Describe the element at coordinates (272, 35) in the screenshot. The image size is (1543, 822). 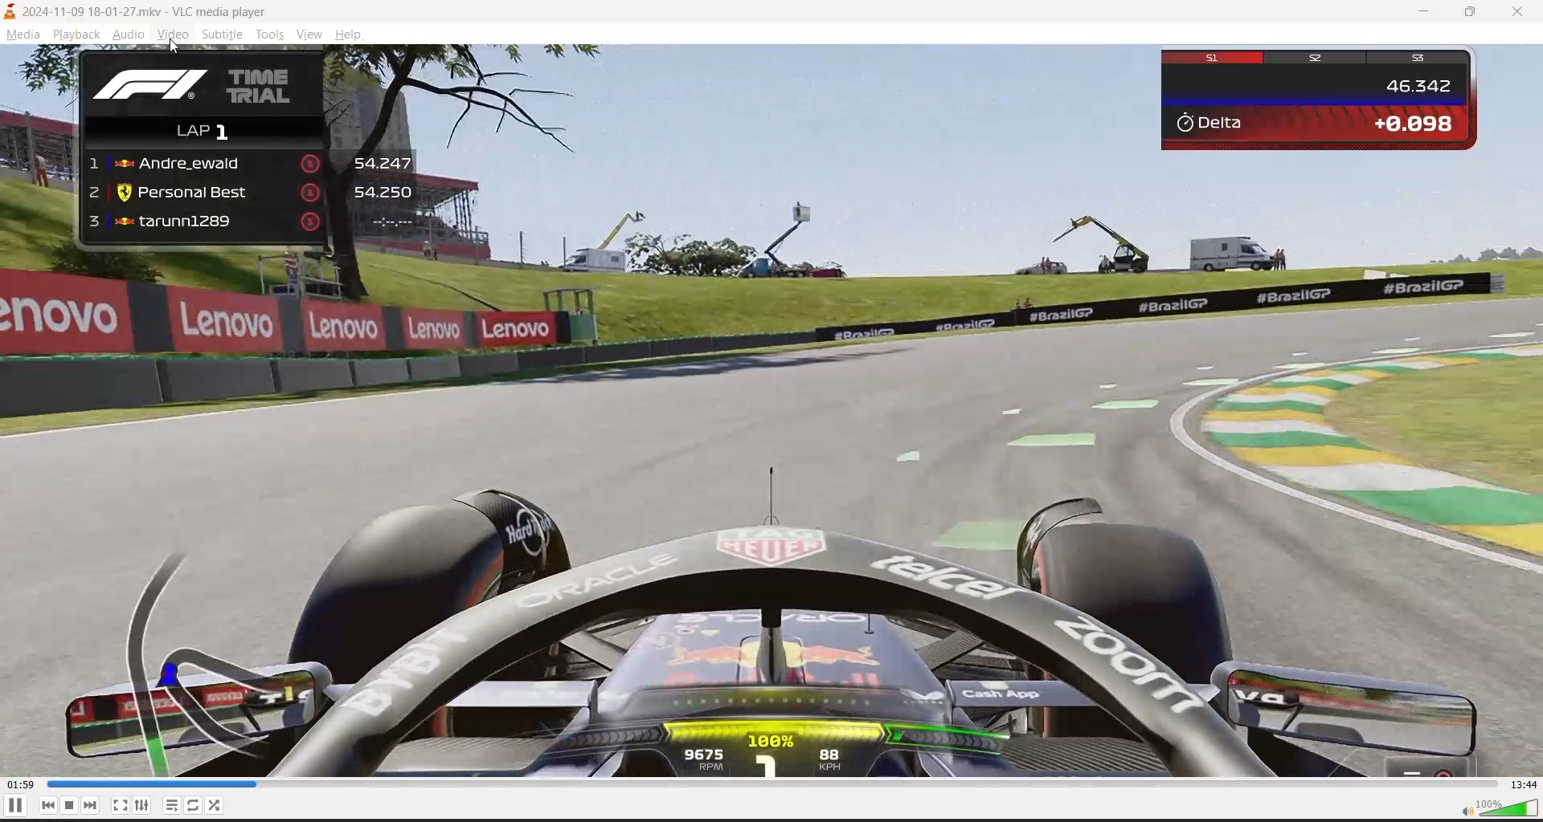
I see `tools` at that location.